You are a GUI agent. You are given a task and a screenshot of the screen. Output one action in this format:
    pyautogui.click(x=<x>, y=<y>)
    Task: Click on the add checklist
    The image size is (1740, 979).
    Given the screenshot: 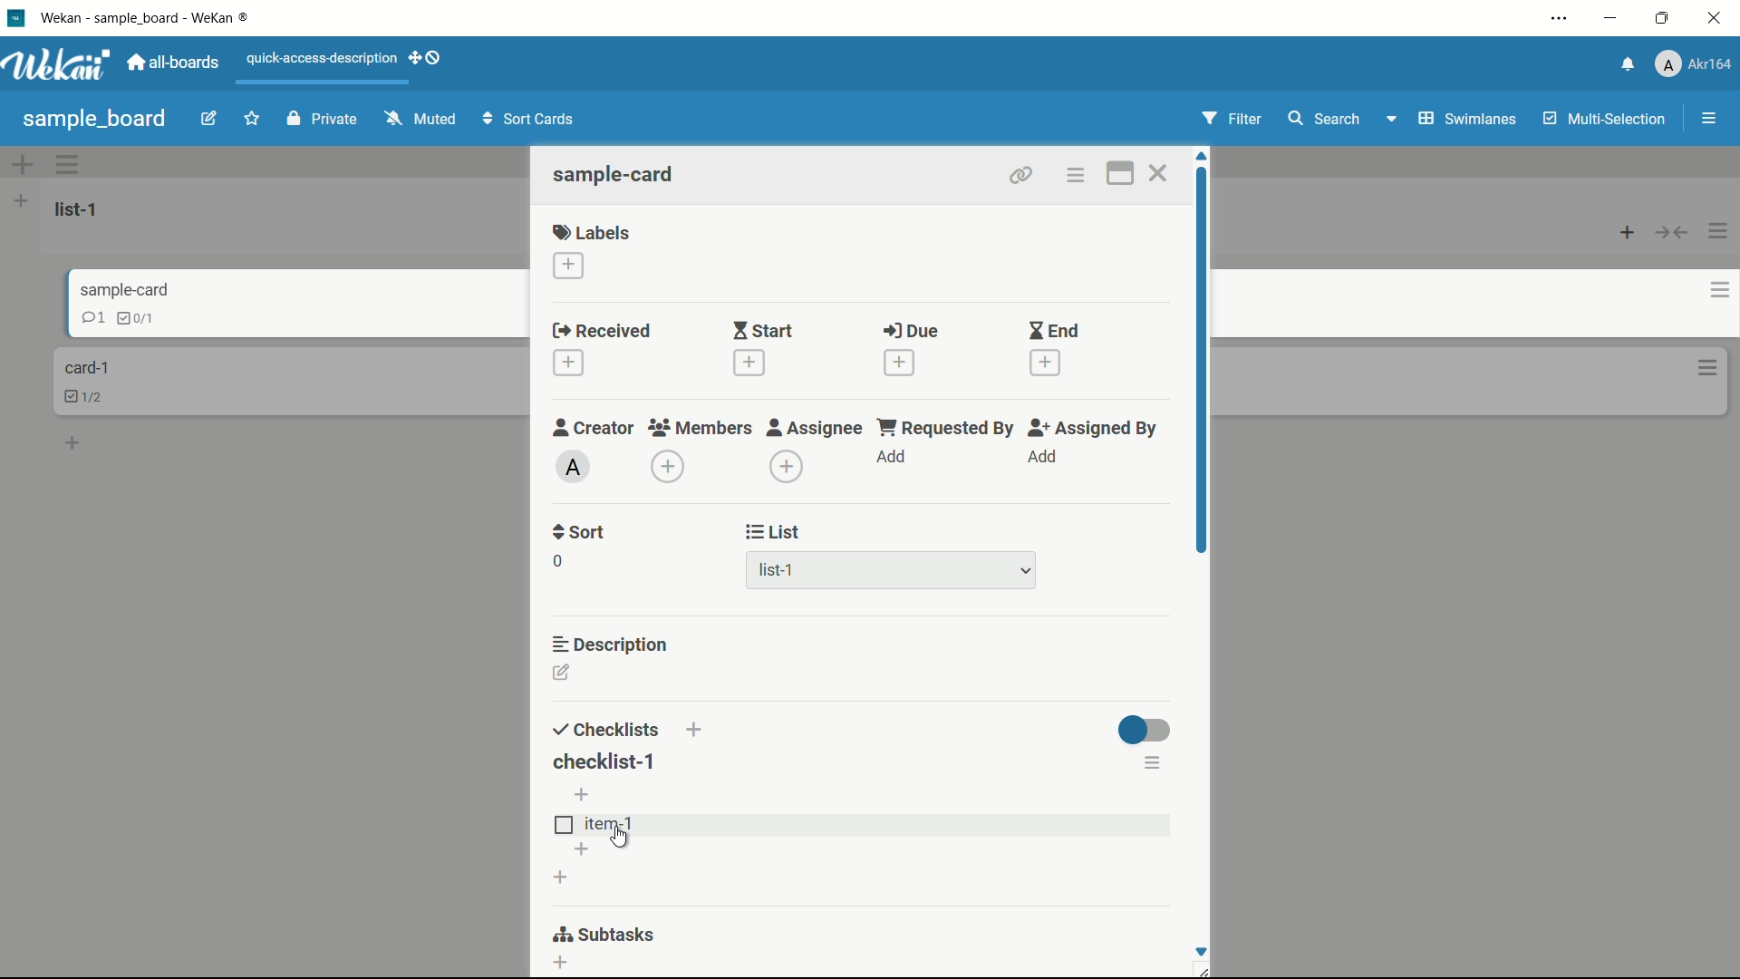 What is the action you would take?
    pyautogui.click(x=562, y=877)
    